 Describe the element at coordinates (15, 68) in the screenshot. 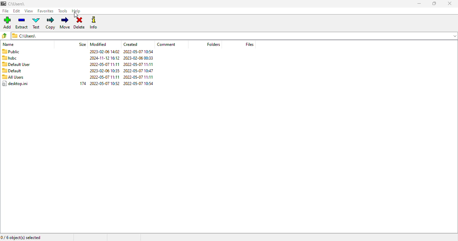

I see `folder names` at that location.